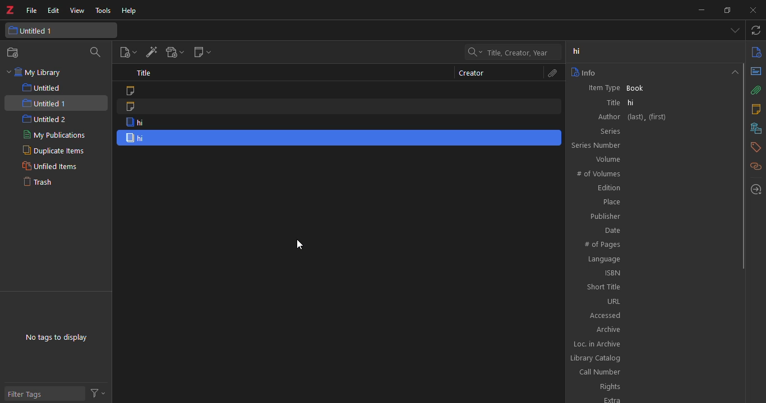 The image size is (766, 403). Describe the element at coordinates (203, 52) in the screenshot. I see `new note` at that location.